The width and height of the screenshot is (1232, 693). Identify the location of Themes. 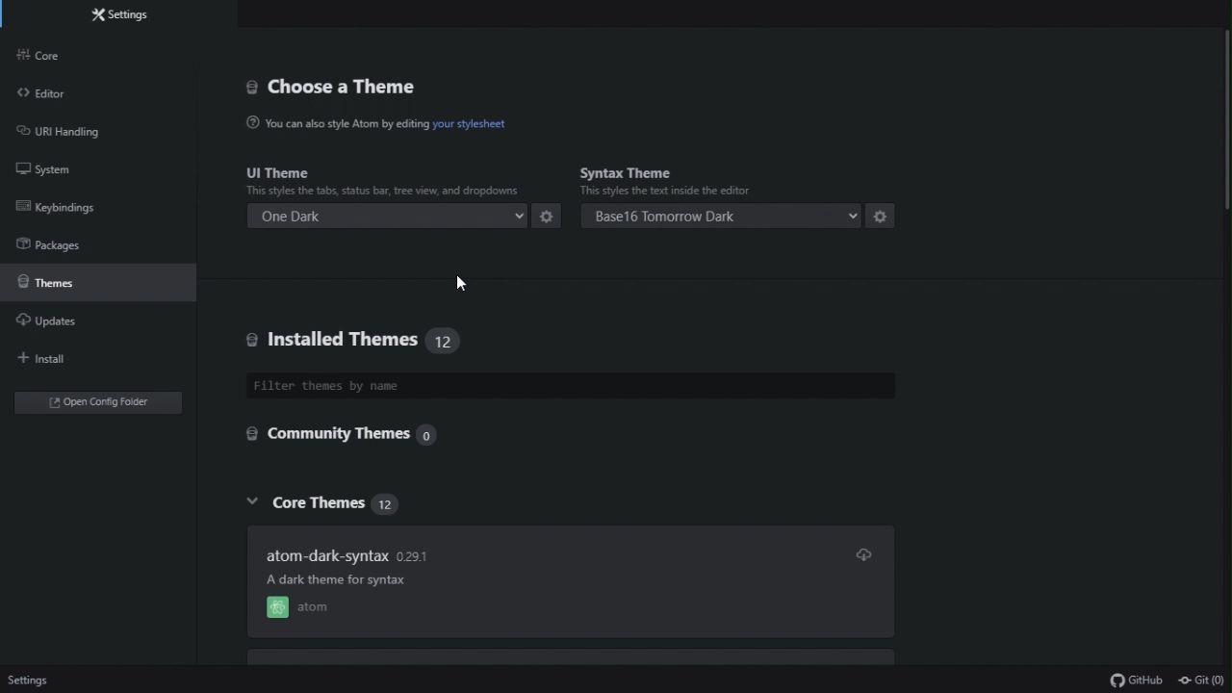
(95, 280).